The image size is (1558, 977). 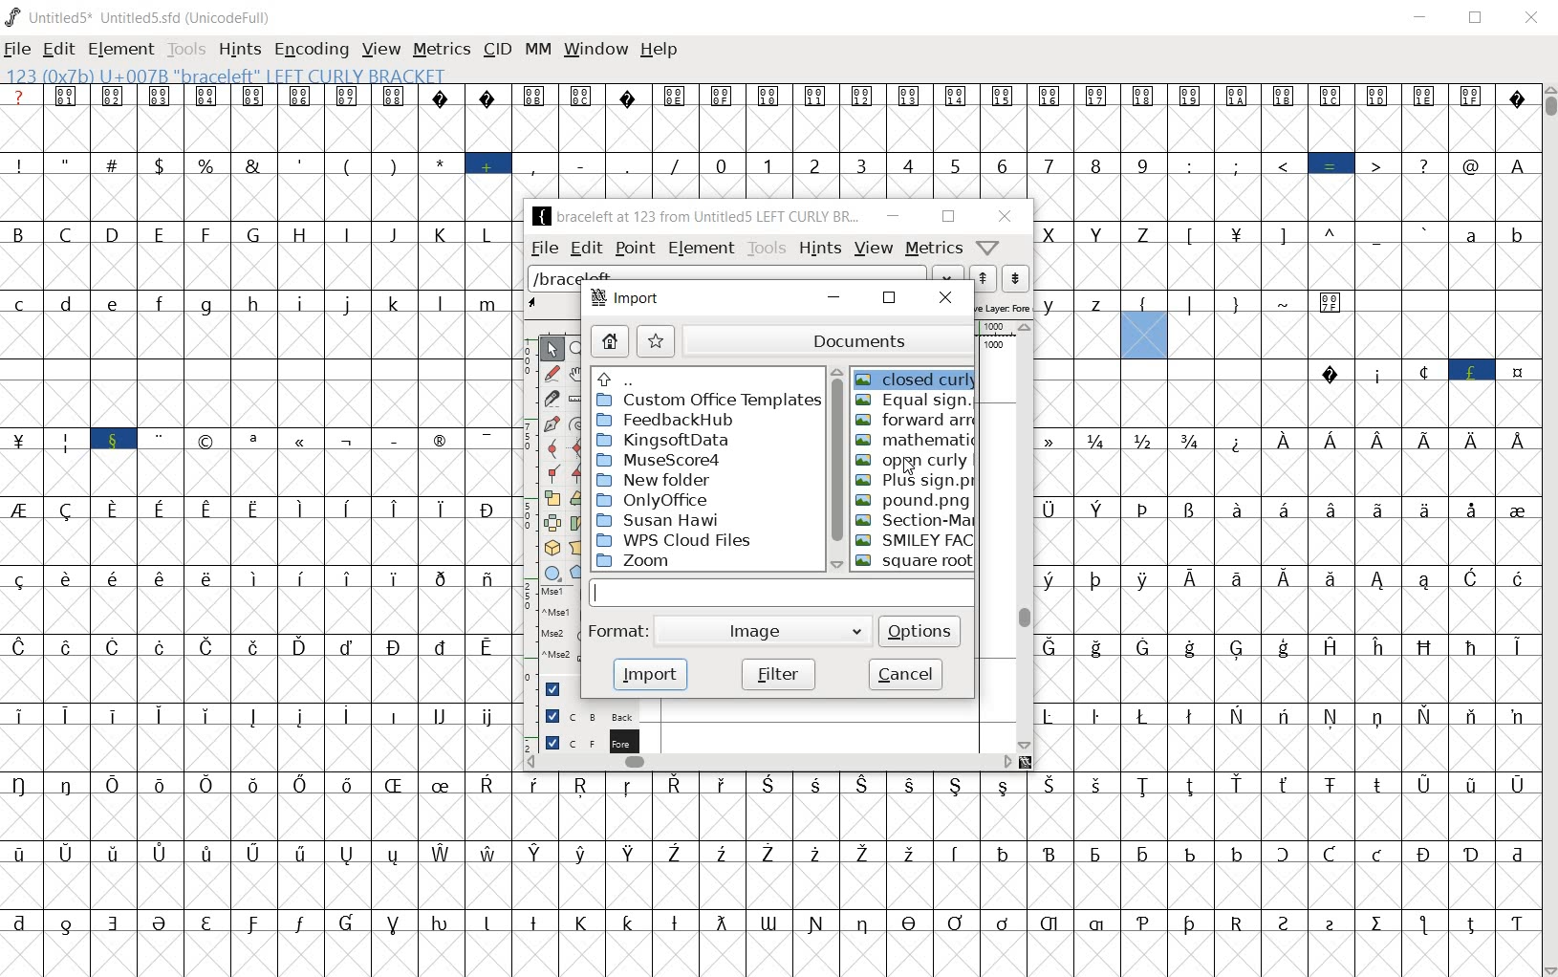 What do you see at coordinates (914, 379) in the screenshot?
I see `closed curly` at bounding box center [914, 379].